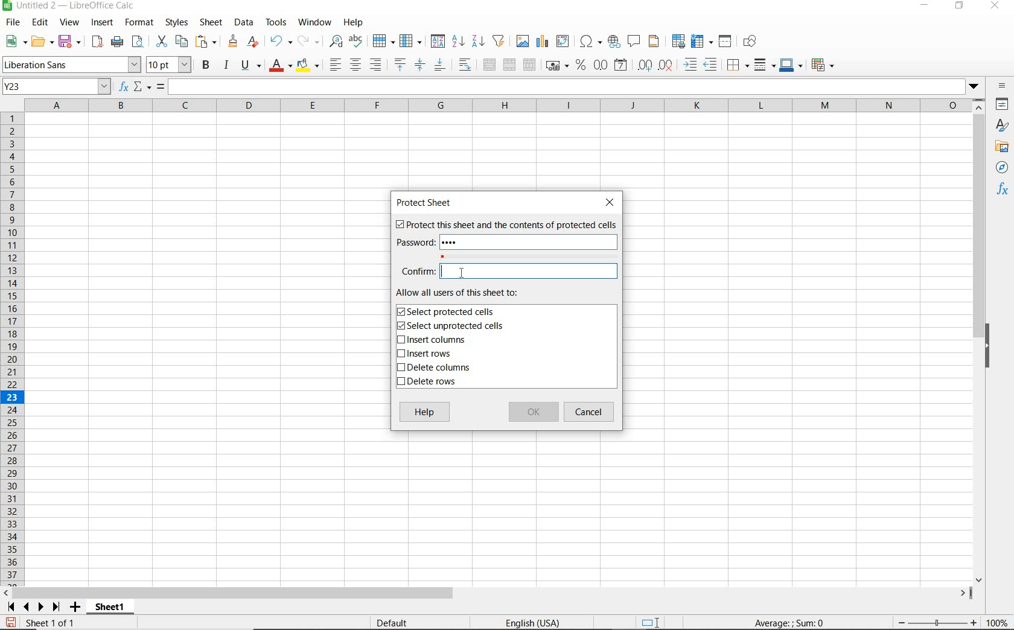  I want to click on ALIGN RIGHT, so click(375, 65).